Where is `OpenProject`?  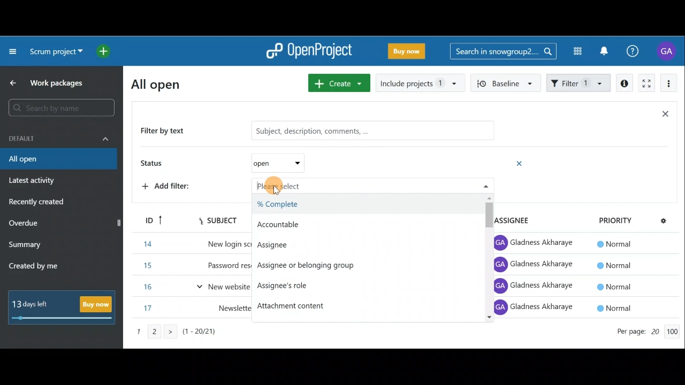
OpenProject is located at coordinates (309, 53).